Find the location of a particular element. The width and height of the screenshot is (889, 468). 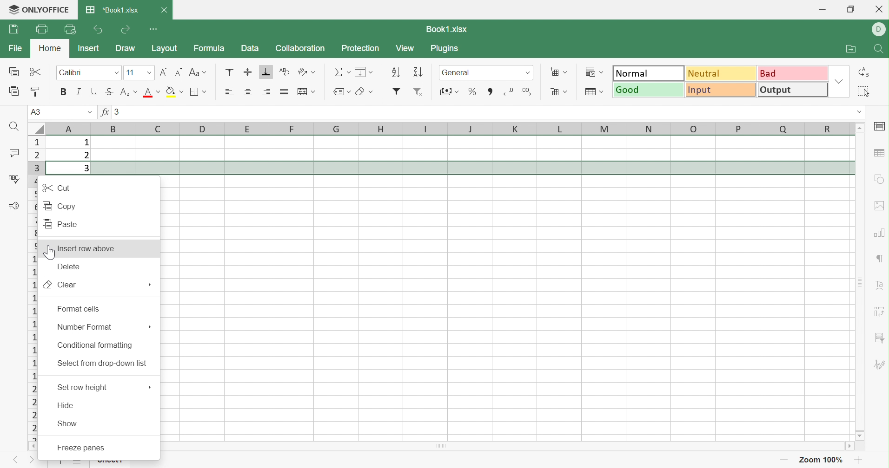

Cut is located at coordinates (36, 72).